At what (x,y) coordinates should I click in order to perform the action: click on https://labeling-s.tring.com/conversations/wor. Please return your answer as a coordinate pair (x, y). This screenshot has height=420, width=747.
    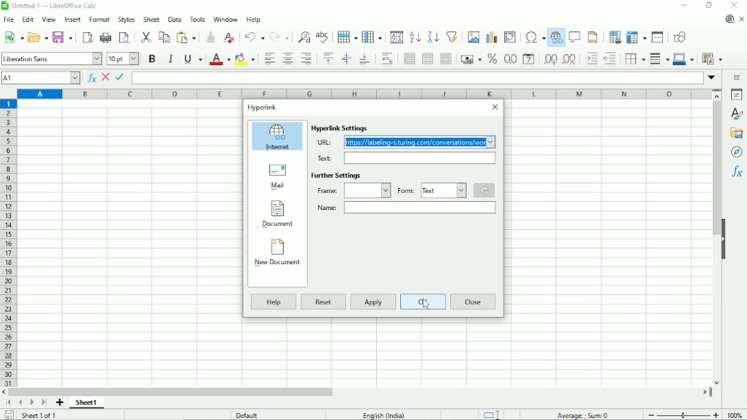
    Looking at the image, I should click on (419, 142).